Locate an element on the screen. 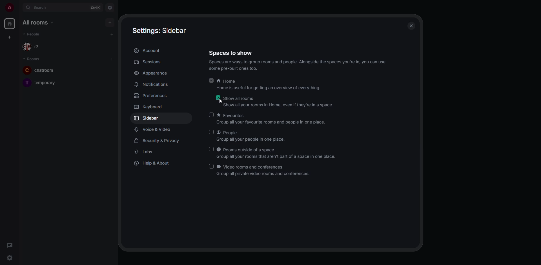 This screenshot has height=265, width=541. sessions is located at coordinates (150, 62).